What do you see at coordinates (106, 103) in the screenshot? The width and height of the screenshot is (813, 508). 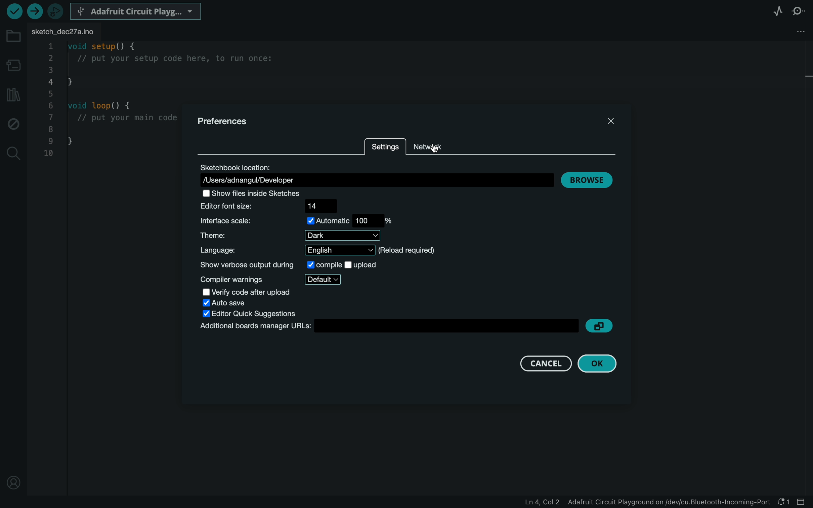 I see `code` at bounding box center [106, 103].